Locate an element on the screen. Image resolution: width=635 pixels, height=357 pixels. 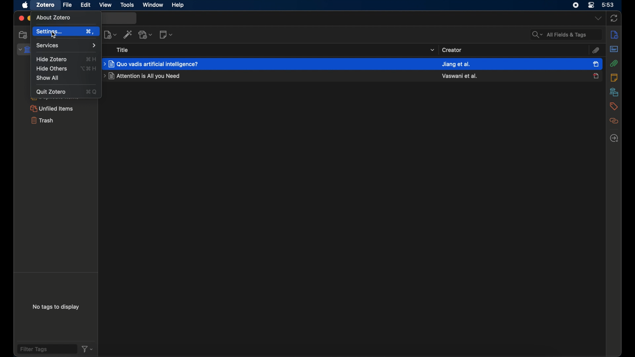
locate is located at coordinates (614, 138).